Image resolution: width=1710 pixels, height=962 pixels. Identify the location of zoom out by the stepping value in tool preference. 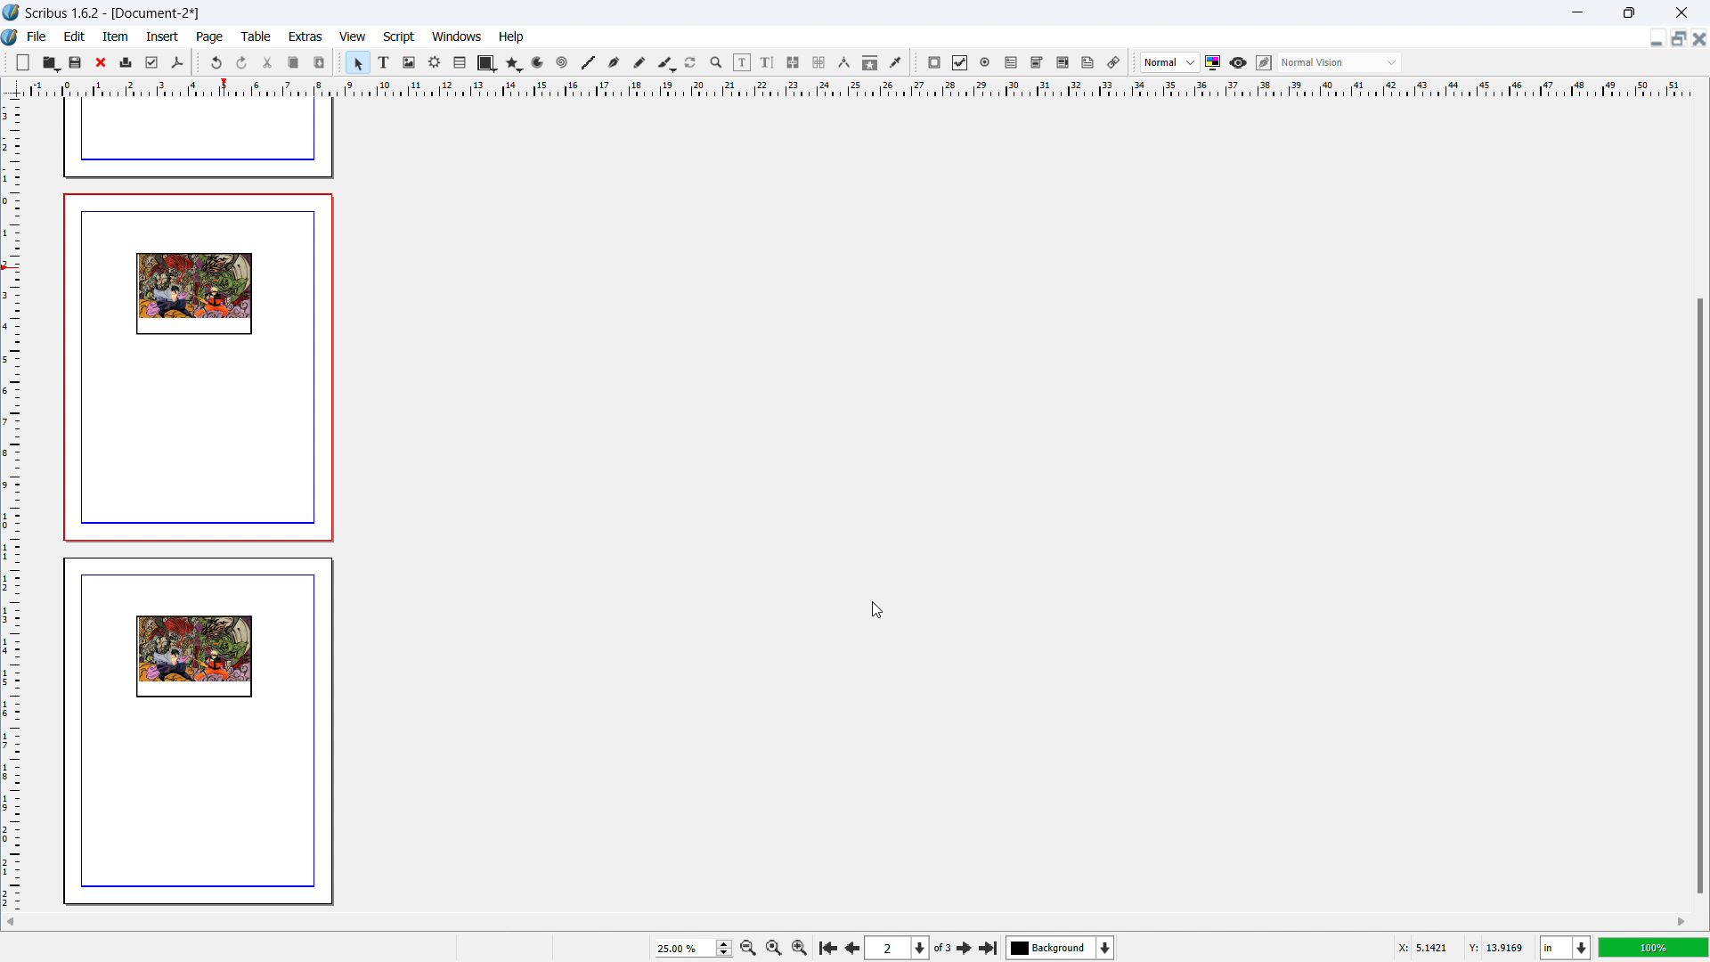
(747, 947).